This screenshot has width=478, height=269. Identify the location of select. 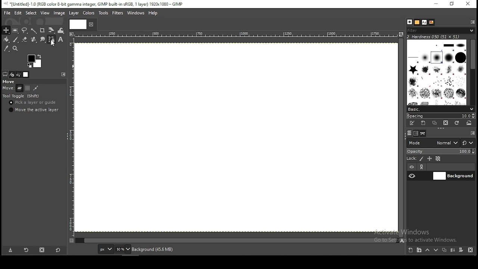
(31, 13).